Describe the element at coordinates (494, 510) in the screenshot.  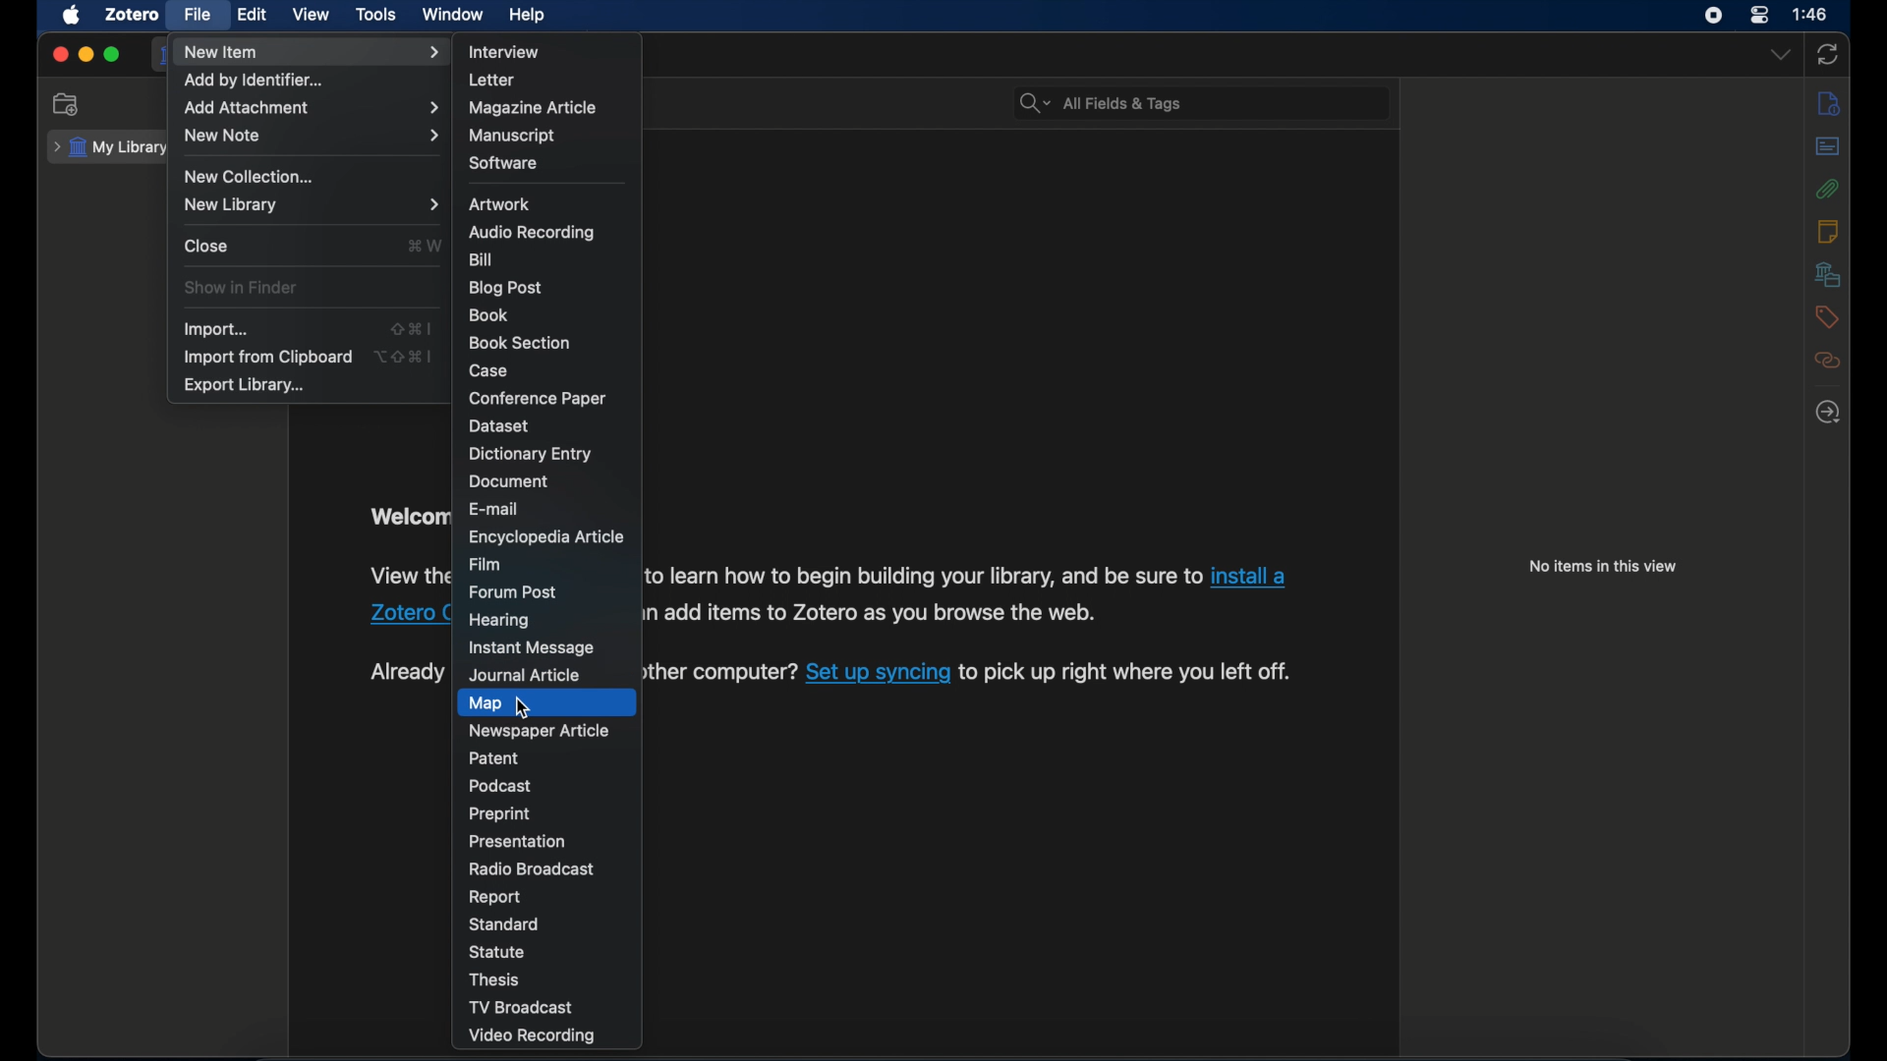
I see `e-mail` at that location.